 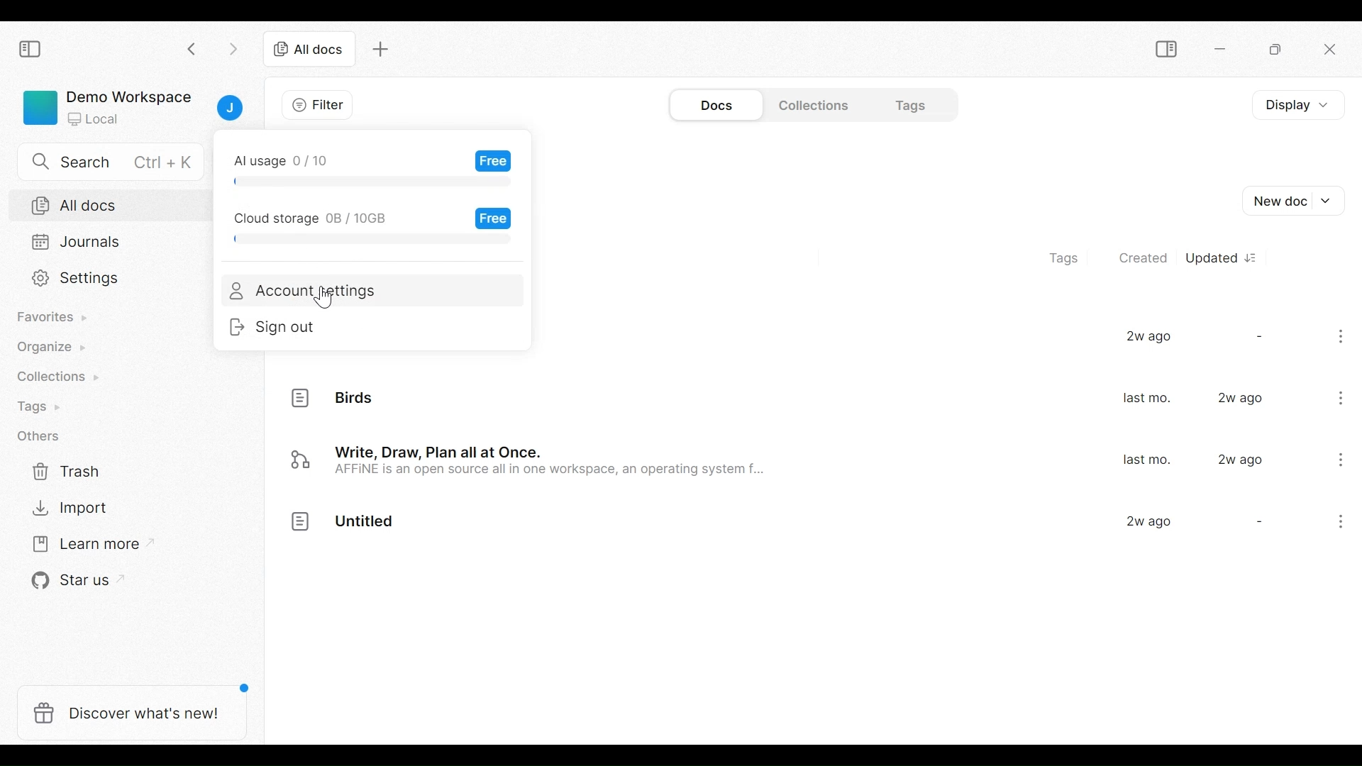 What do you see at coordinates (314, 106) in the screenshot?
I see `Filter` at bounding box center [314, 106].